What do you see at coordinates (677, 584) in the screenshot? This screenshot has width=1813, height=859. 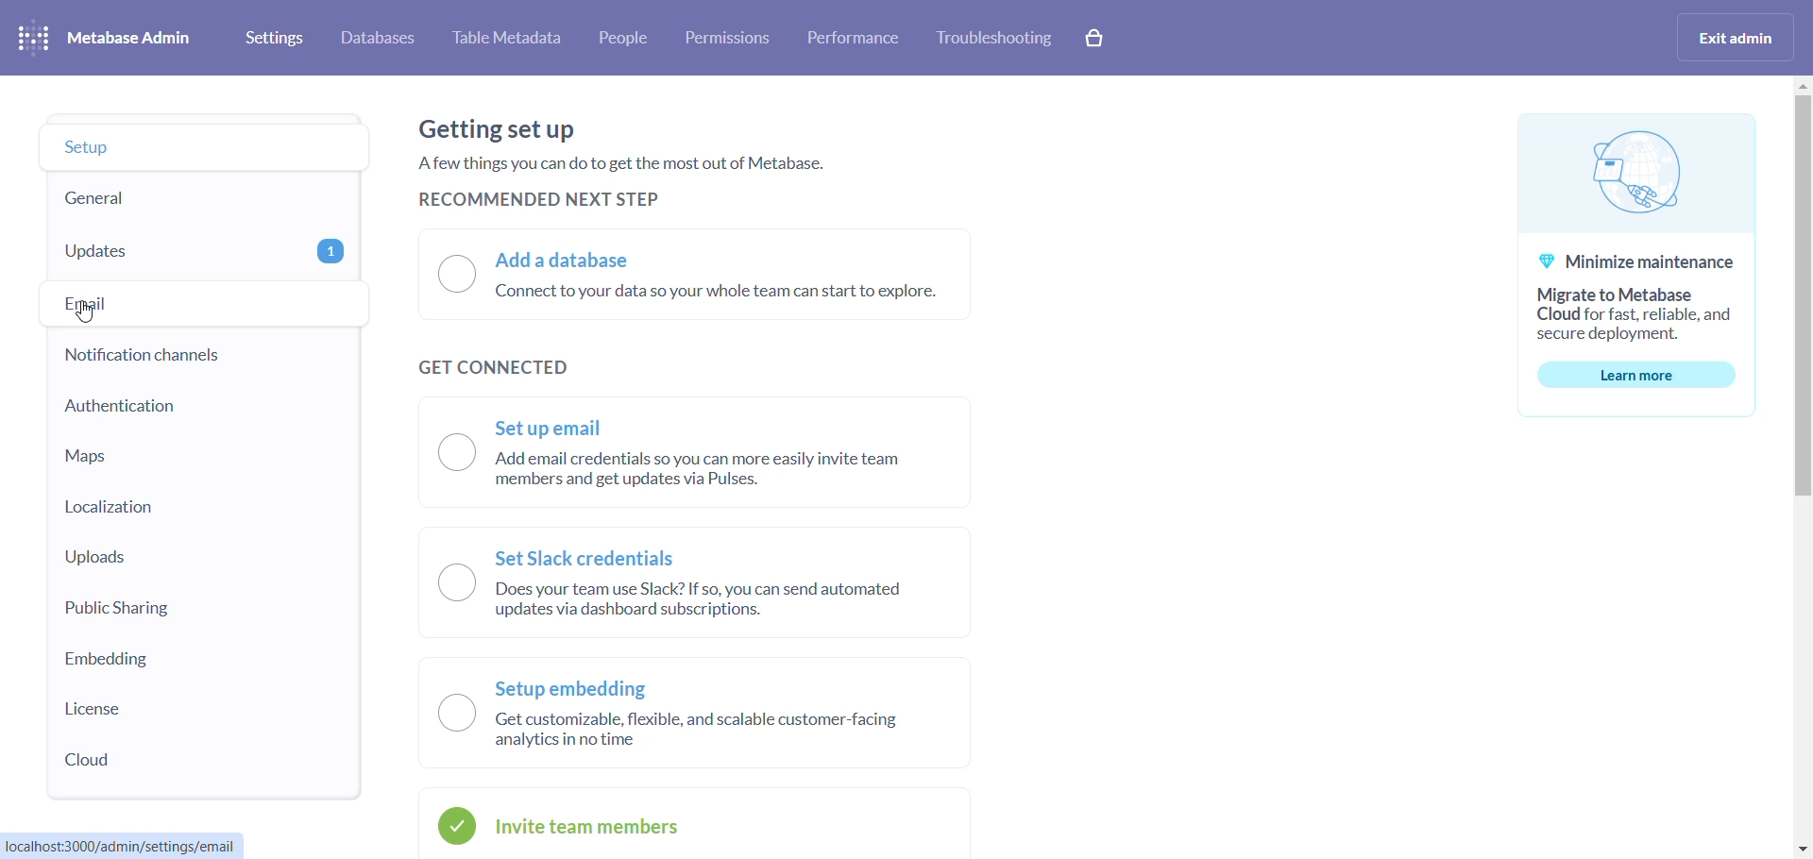 I see `—. SetSlack credentials
\__/ Does your team use Slack? If so, you can send automated
updates via dashboard subscriptions.` at bounding box center [677, 584].